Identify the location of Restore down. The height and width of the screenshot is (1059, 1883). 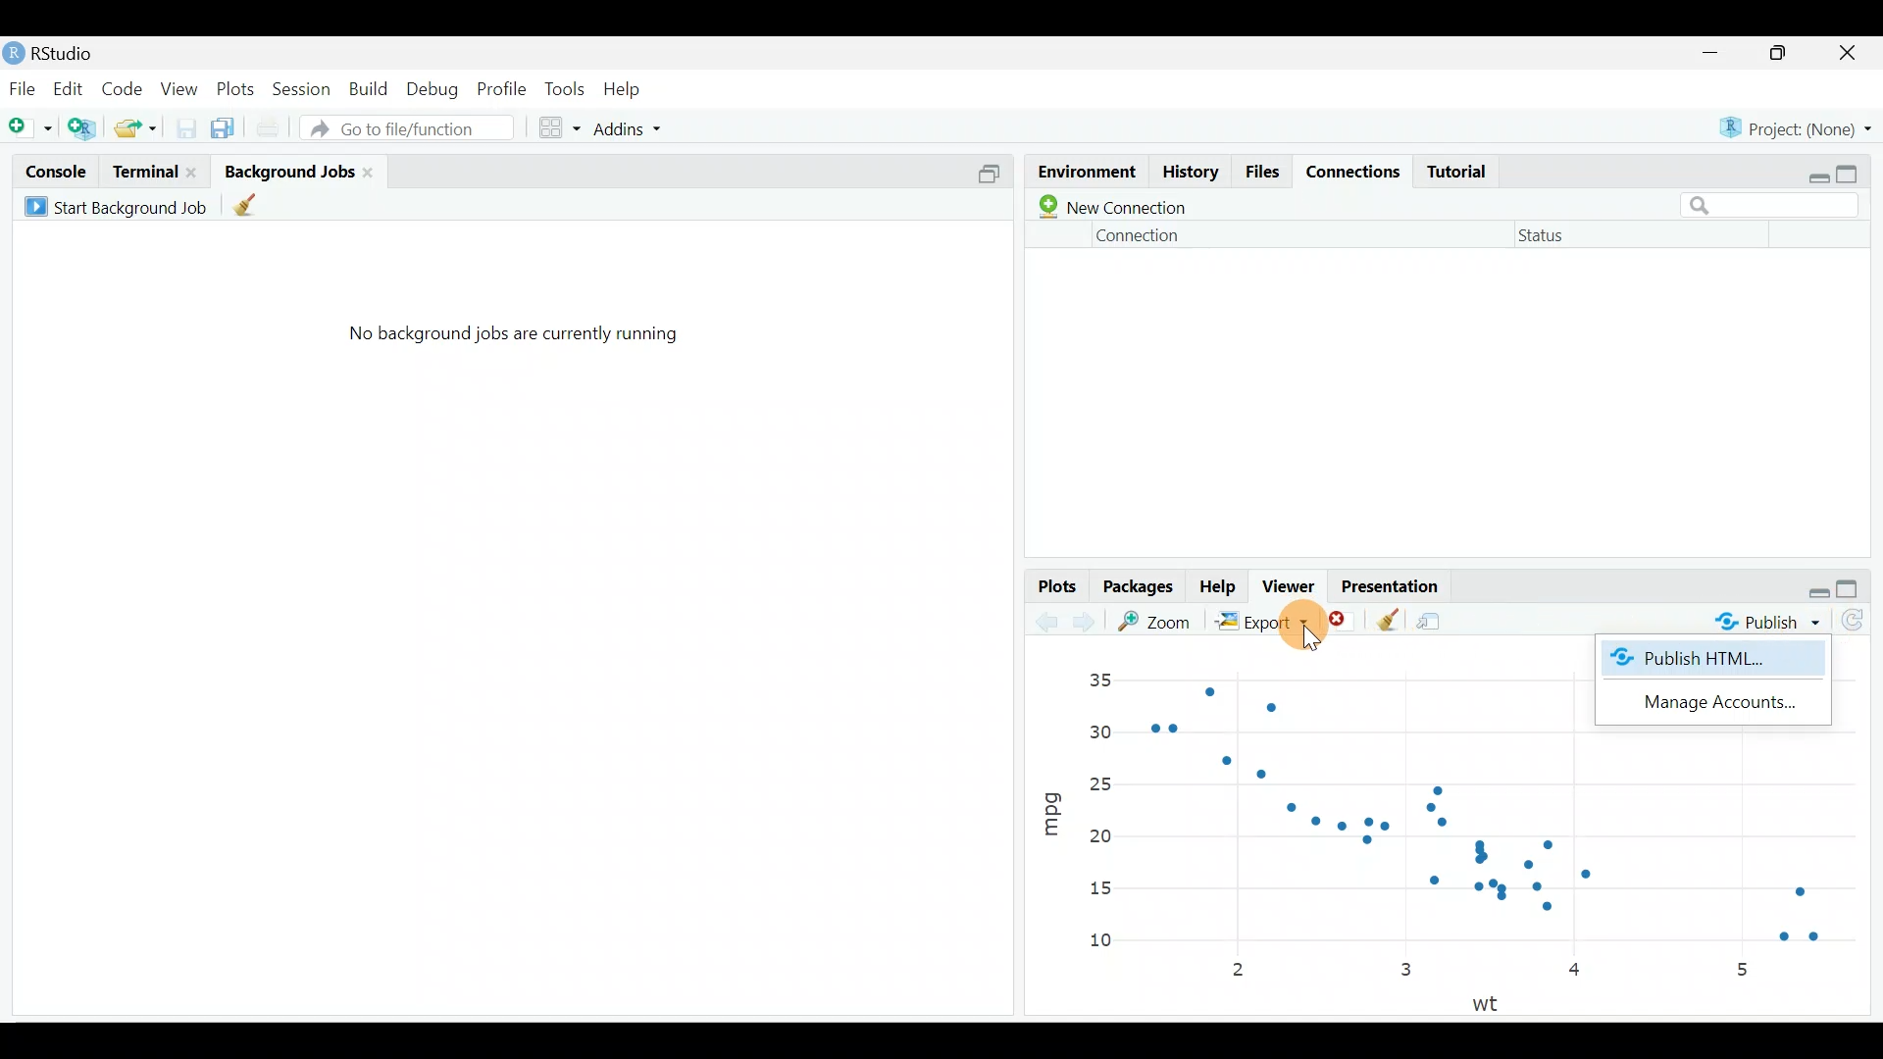
(1819, 590).